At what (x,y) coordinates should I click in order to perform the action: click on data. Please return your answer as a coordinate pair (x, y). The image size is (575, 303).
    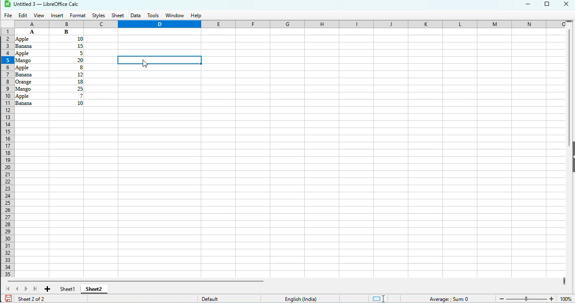
    Looking at the image, I should click on (49, 67).